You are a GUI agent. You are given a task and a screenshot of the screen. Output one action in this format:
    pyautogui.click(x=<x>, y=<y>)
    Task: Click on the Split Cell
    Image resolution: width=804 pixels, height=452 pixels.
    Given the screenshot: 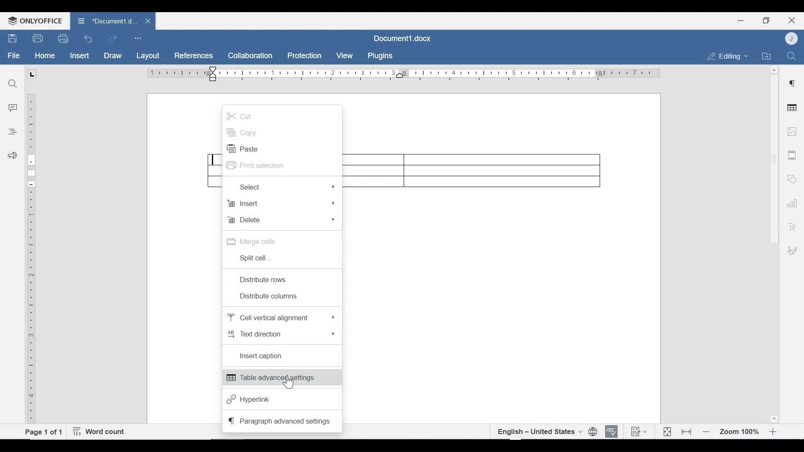 What is the action you would take?
    pyautogui.click(x=255, y=258)
    